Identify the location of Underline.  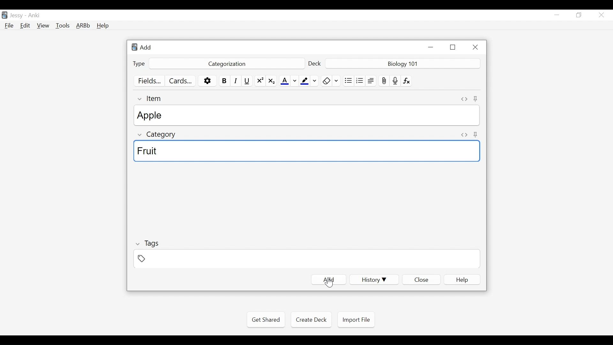
(248, 81).